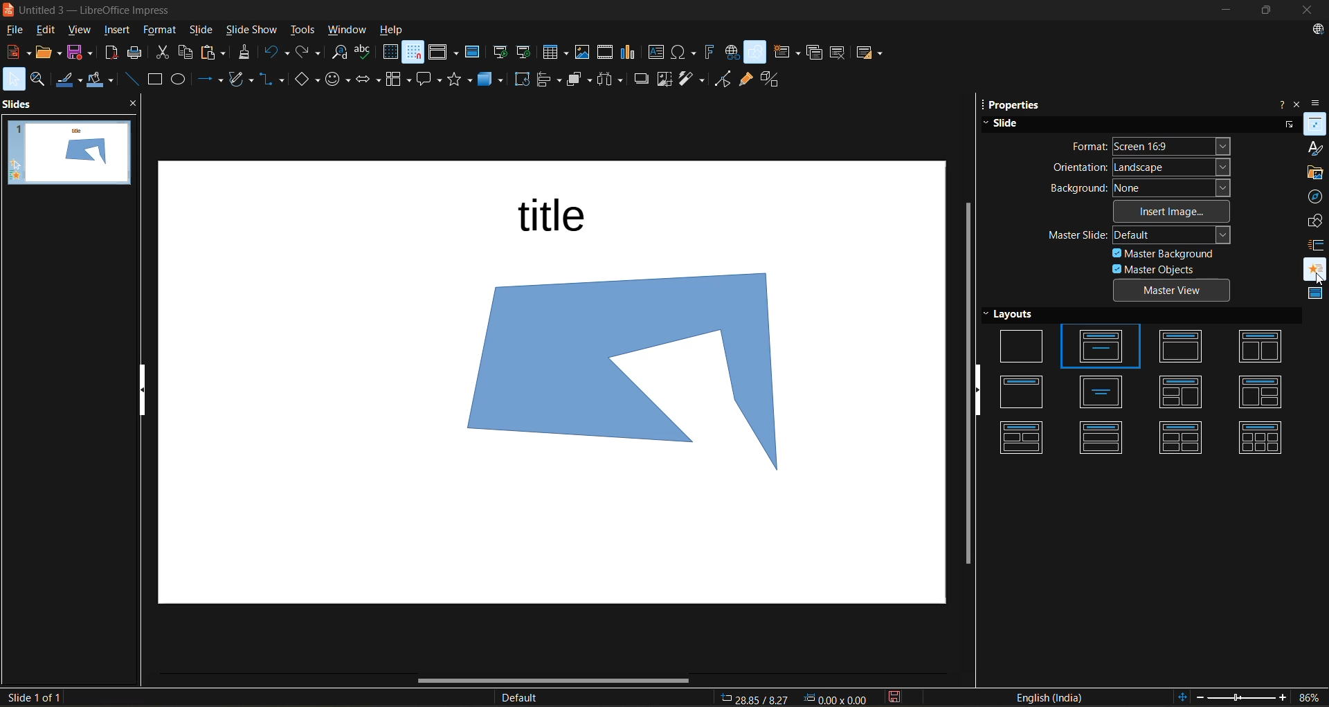 Image resolution: width=1329 pixels, height=707 pixels. I want to click on stars and banners, so click(461, 79).